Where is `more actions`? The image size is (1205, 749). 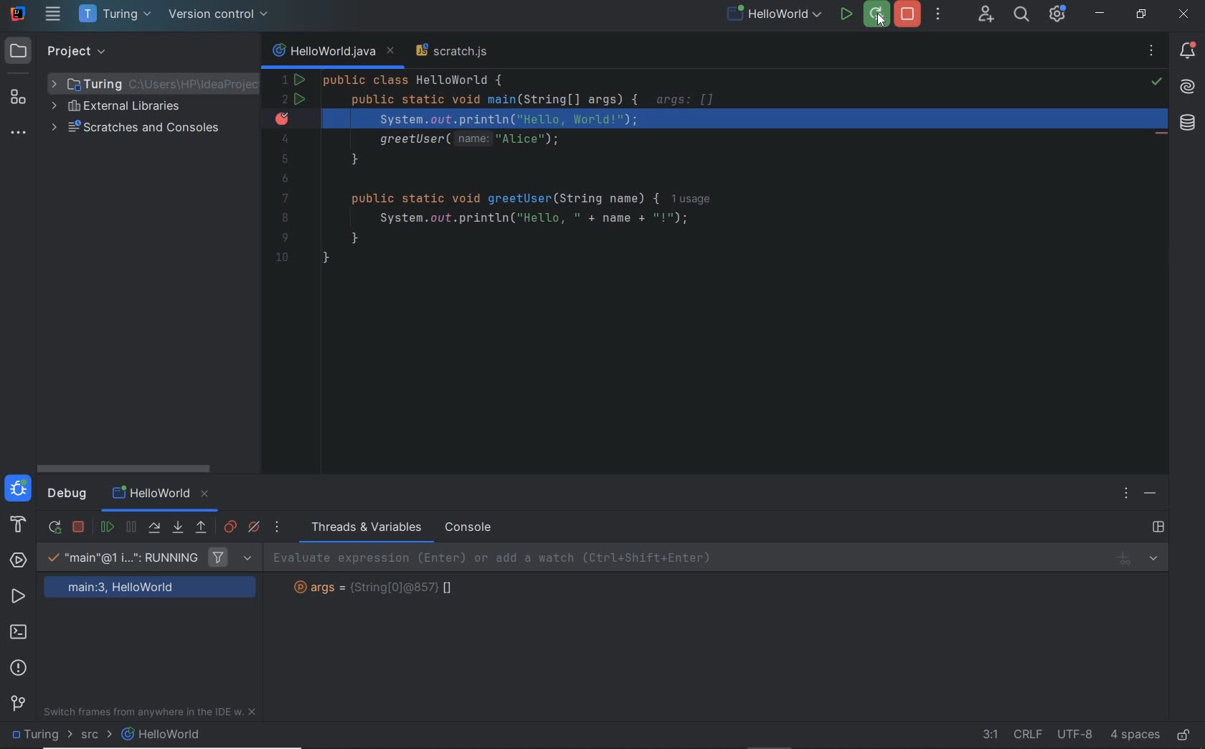
more actions is located at coordinates (942, 15).